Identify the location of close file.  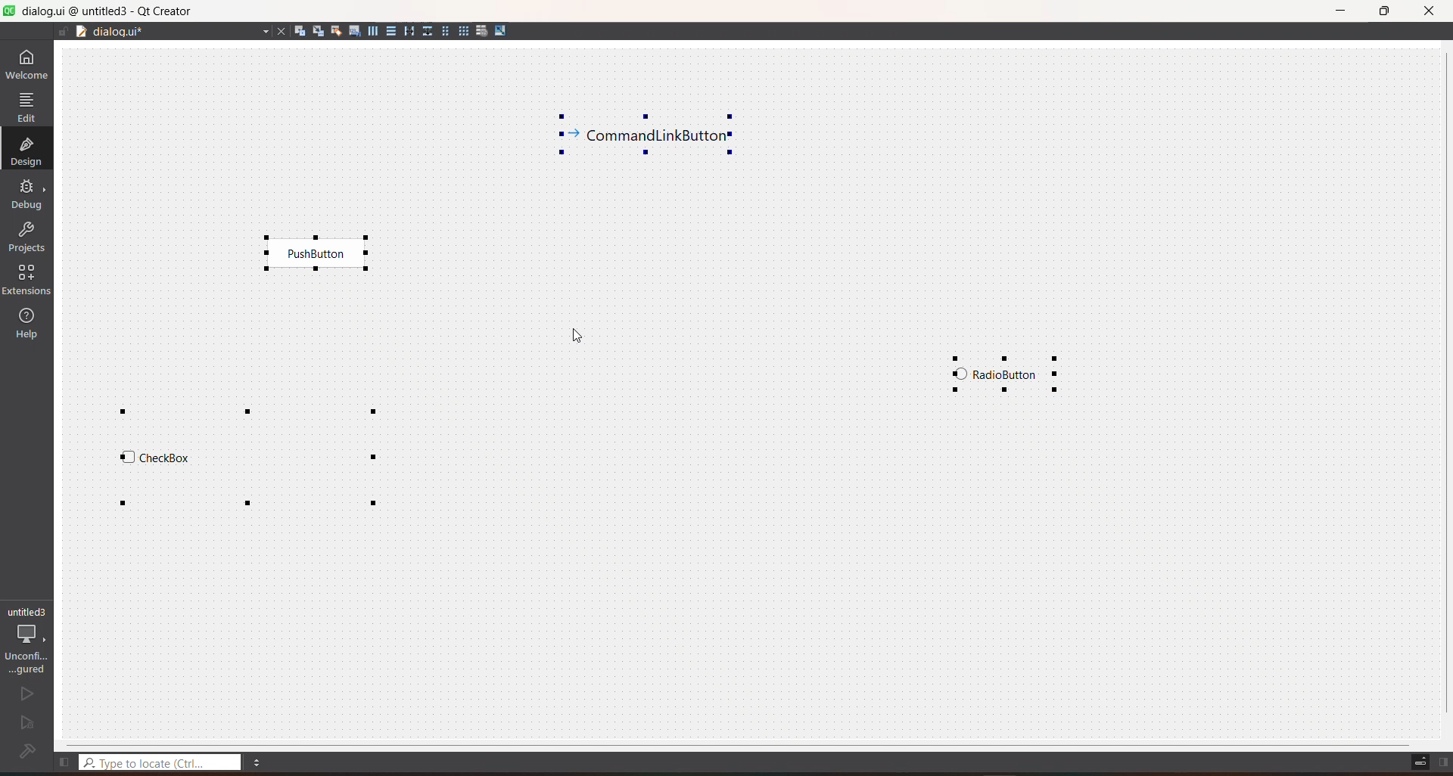
(282, 30).